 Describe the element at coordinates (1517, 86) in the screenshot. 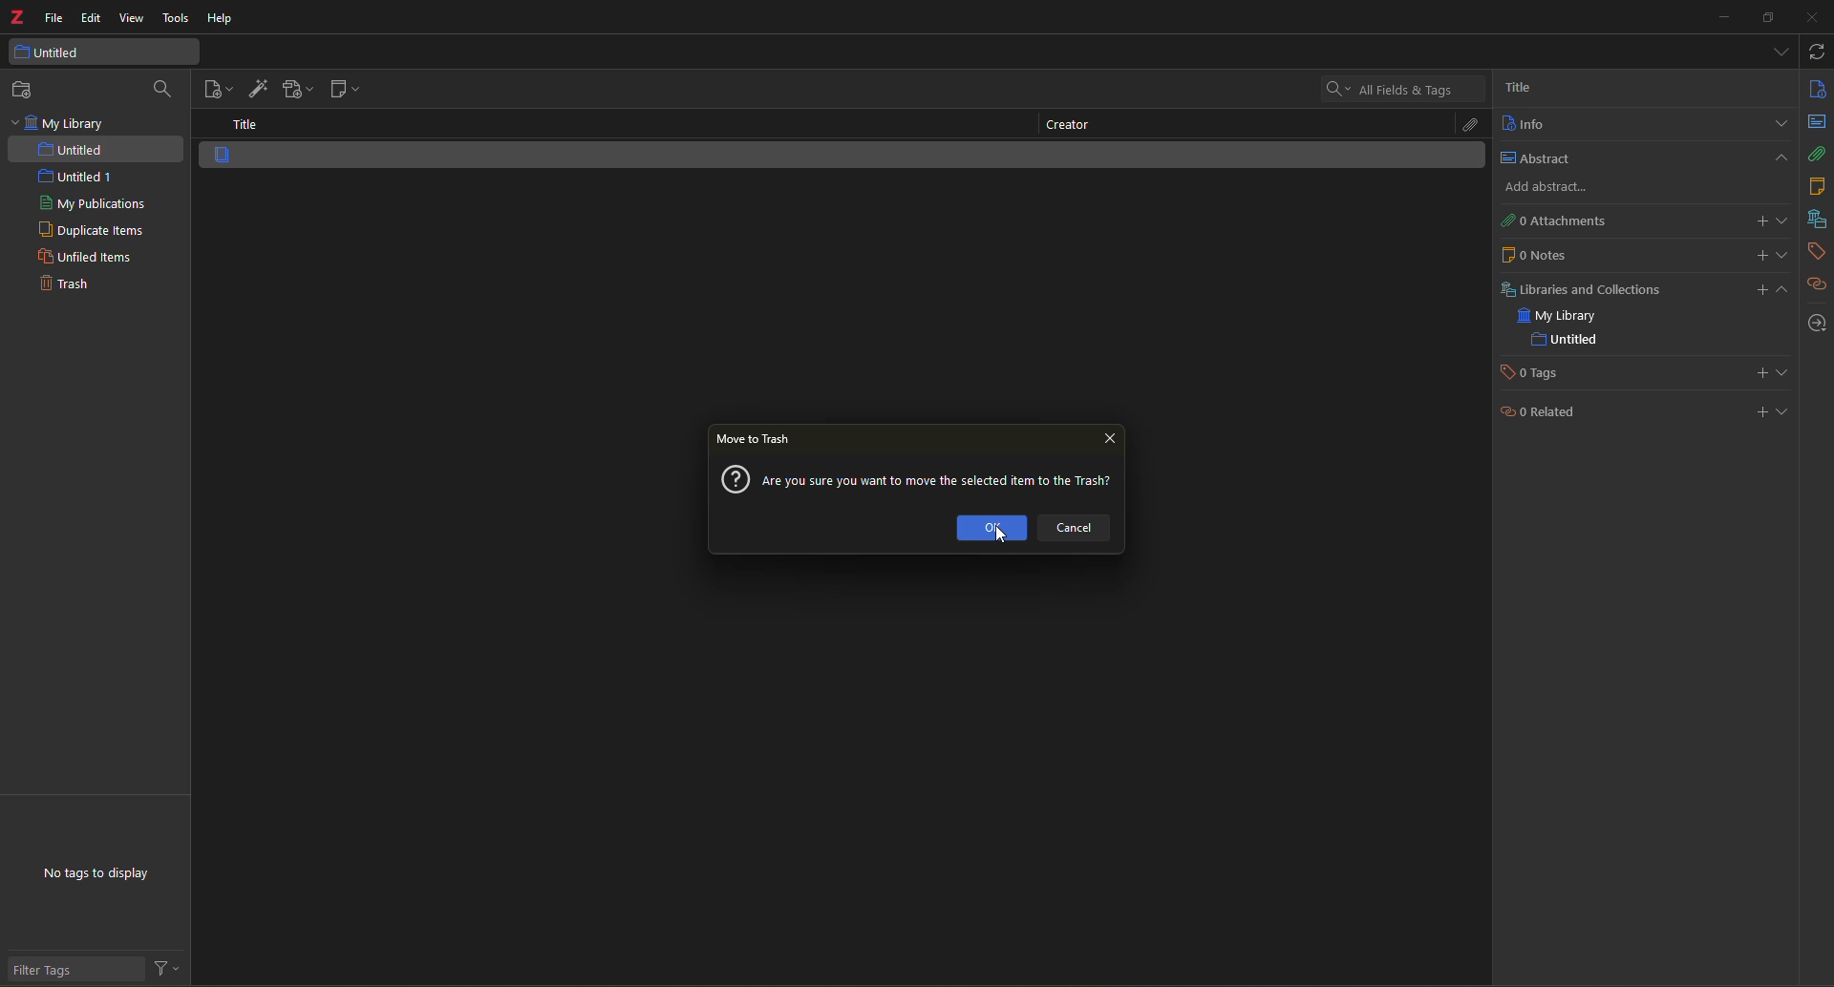

I see `title` at that location.